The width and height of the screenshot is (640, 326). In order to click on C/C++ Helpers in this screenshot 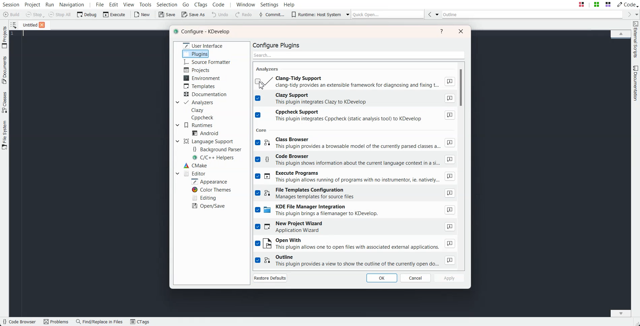, I will do `click(214, 158)`.